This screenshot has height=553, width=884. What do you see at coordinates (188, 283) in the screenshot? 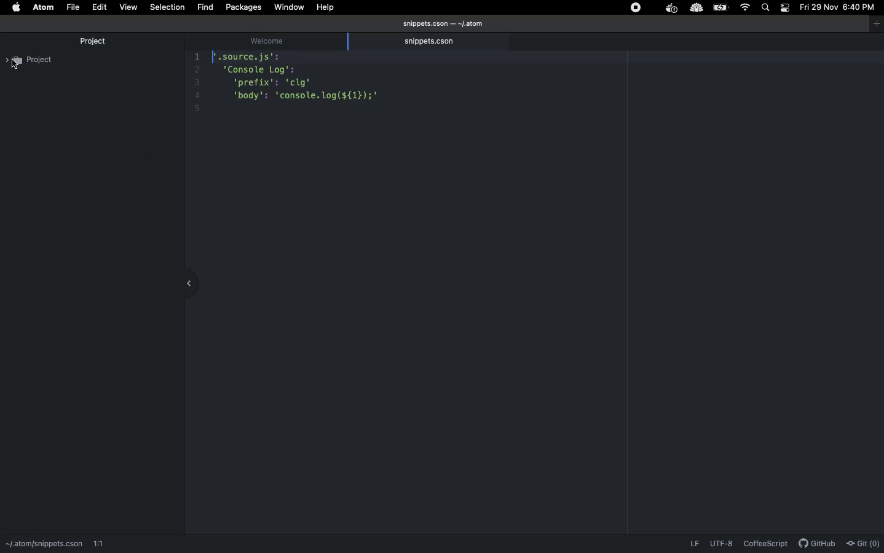
I see `collapse` at bounding box center [188, 283].